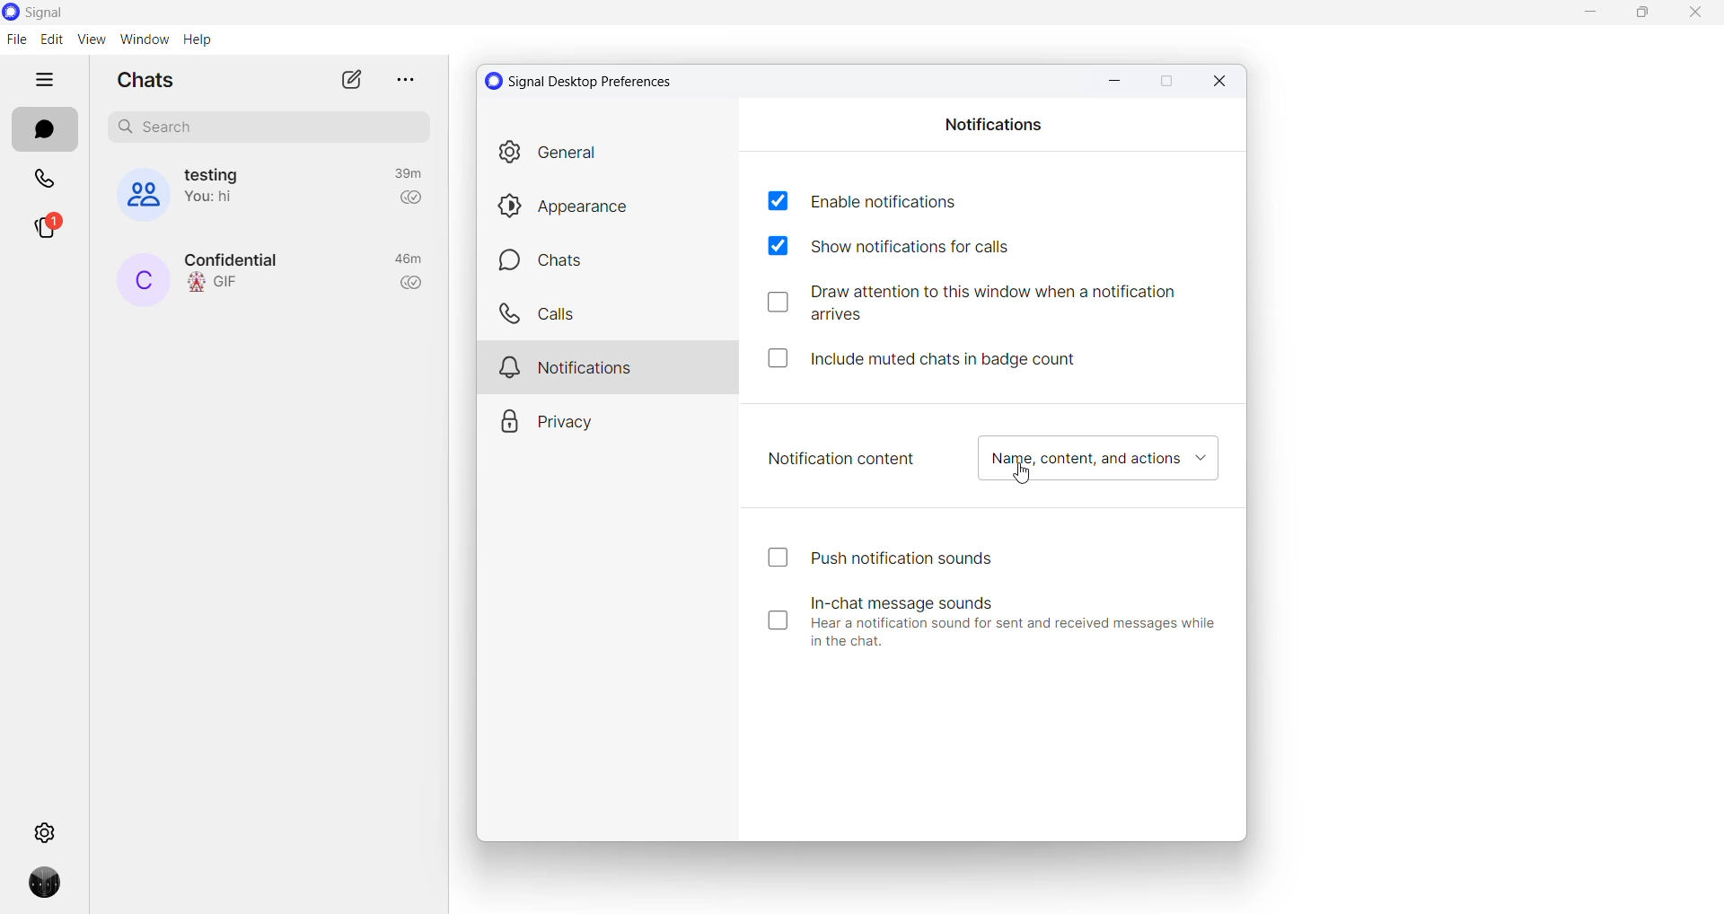 This screenshot has height=914, width=1724. I want to click on last message, so click(218, 199).